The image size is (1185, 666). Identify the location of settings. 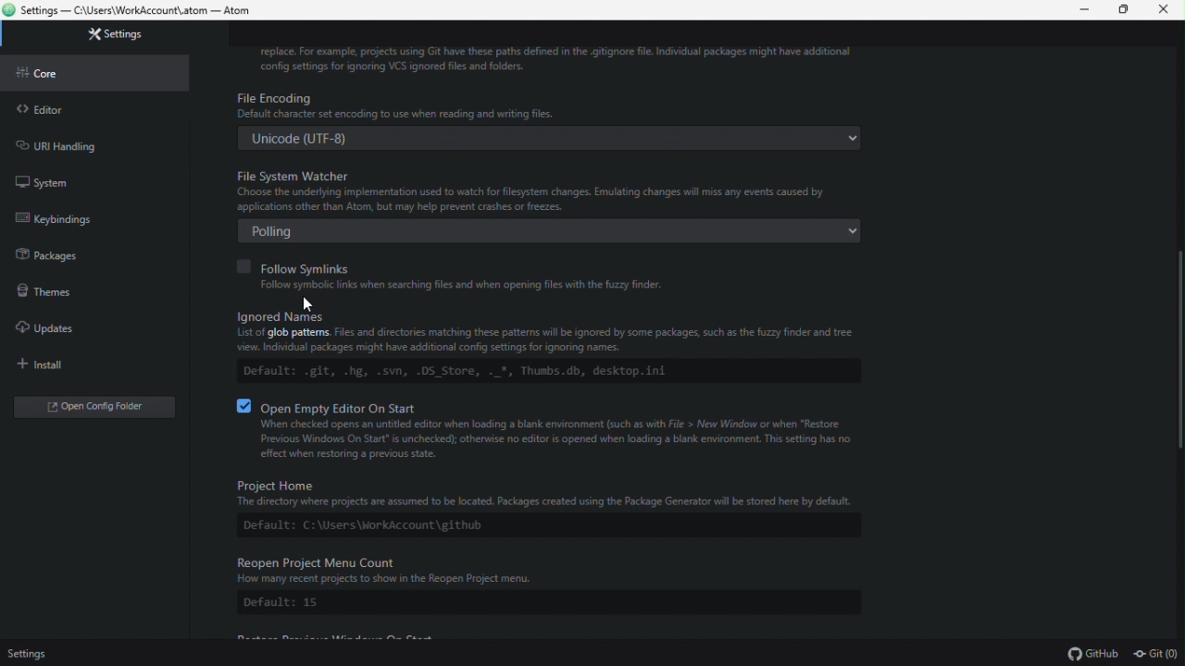
(27, 655).